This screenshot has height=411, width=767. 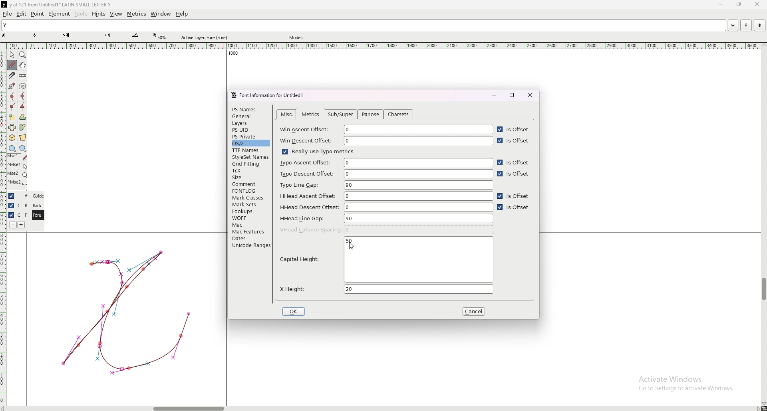 I want to click on resize, so click(x=738, y=4).